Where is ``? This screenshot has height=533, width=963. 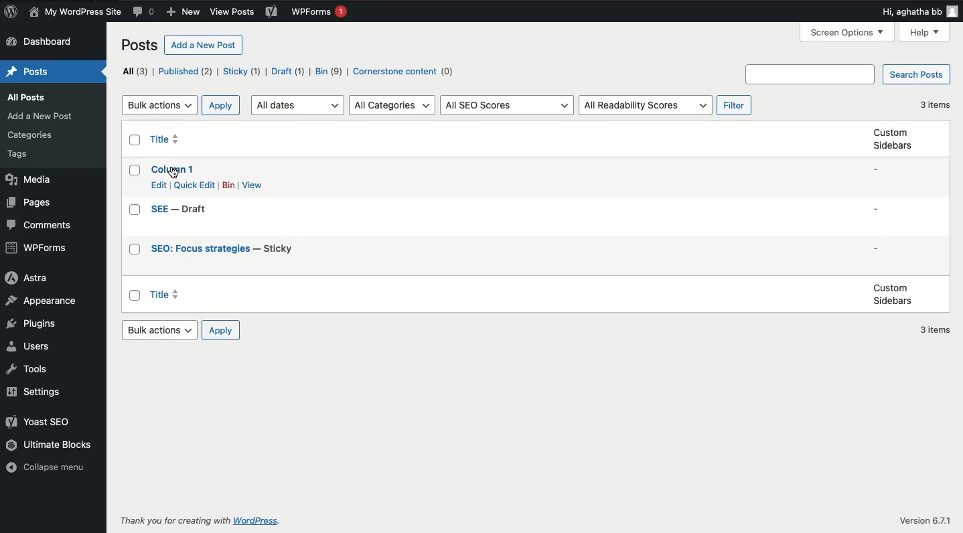  is located at coordinates (41, 42).